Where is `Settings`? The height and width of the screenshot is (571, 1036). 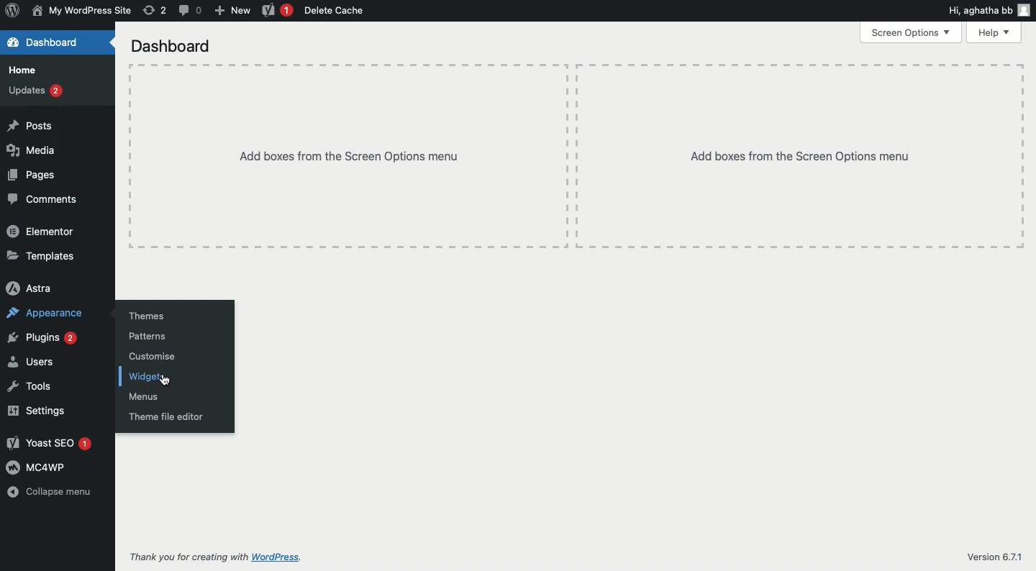
Settings is located at coordinates (37, 411).